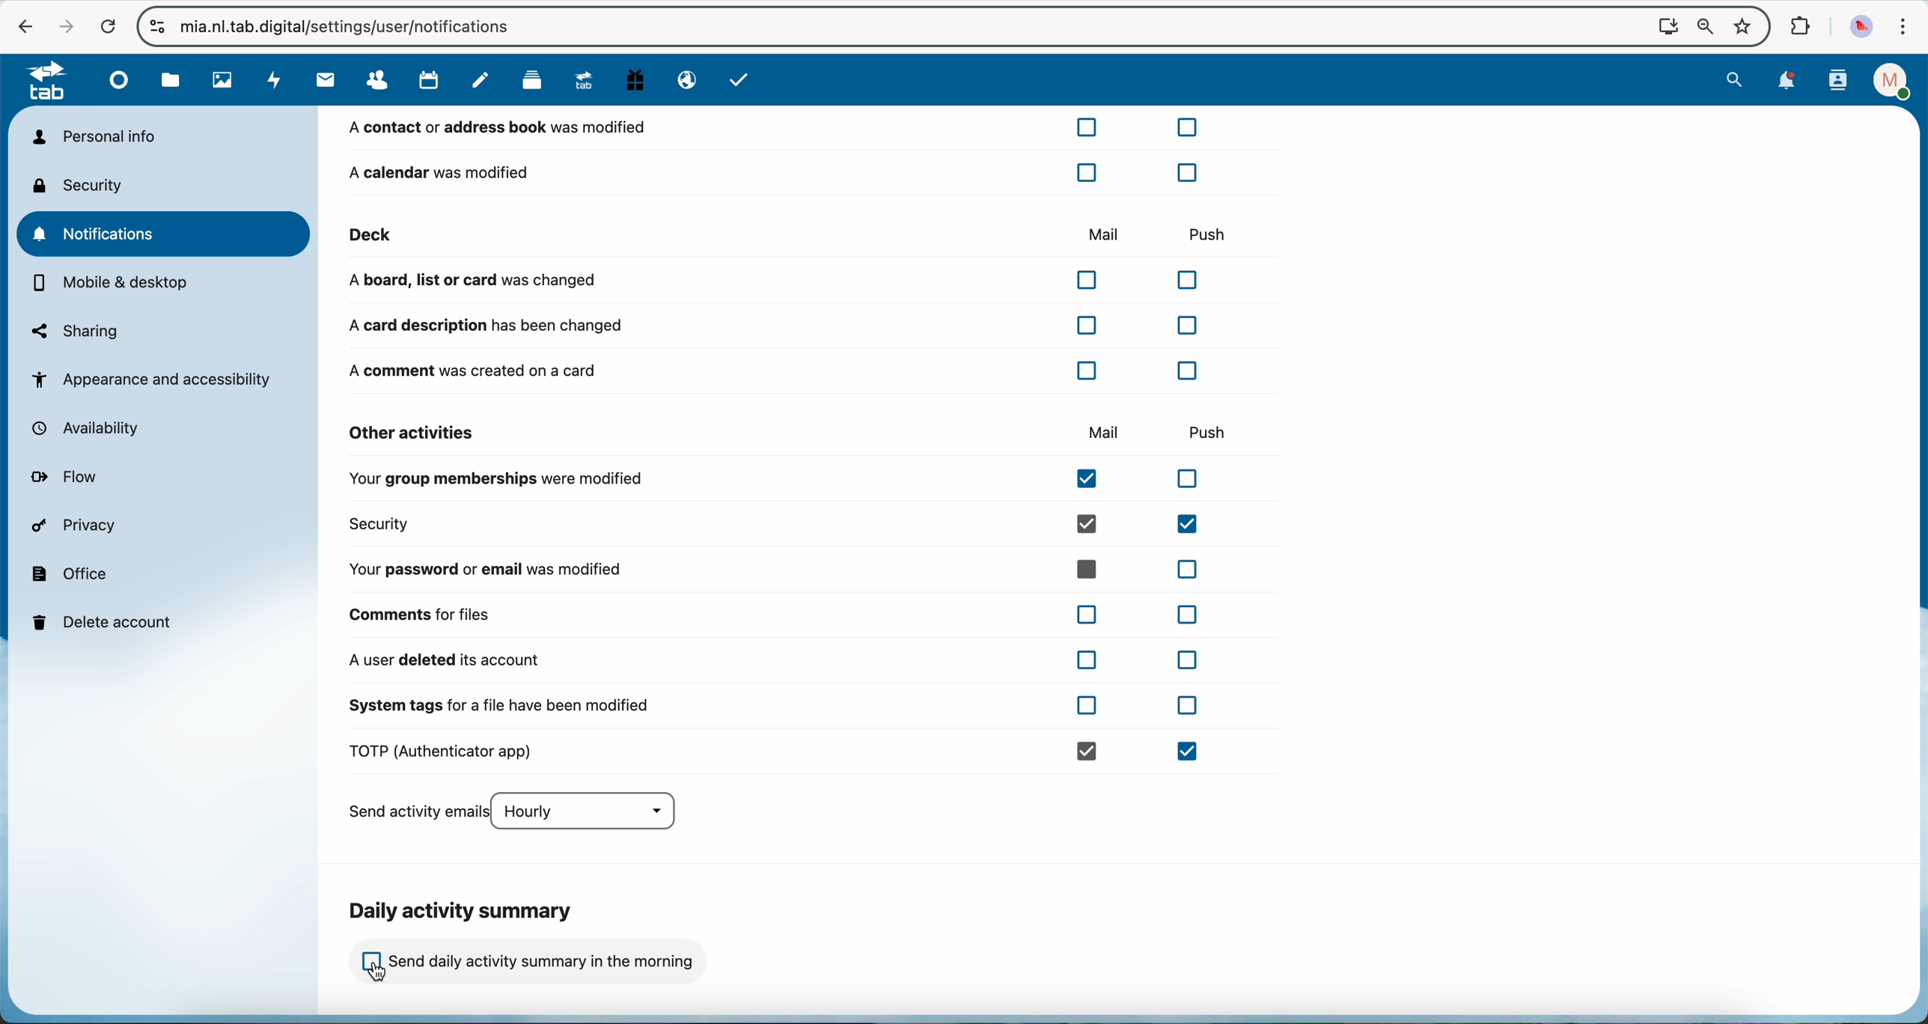 The image size is (1928, 1024). What do you see at coordinates (154, 379) in the screenshot?
I see `appearance and accessibility` at bounding box center [154, 379].